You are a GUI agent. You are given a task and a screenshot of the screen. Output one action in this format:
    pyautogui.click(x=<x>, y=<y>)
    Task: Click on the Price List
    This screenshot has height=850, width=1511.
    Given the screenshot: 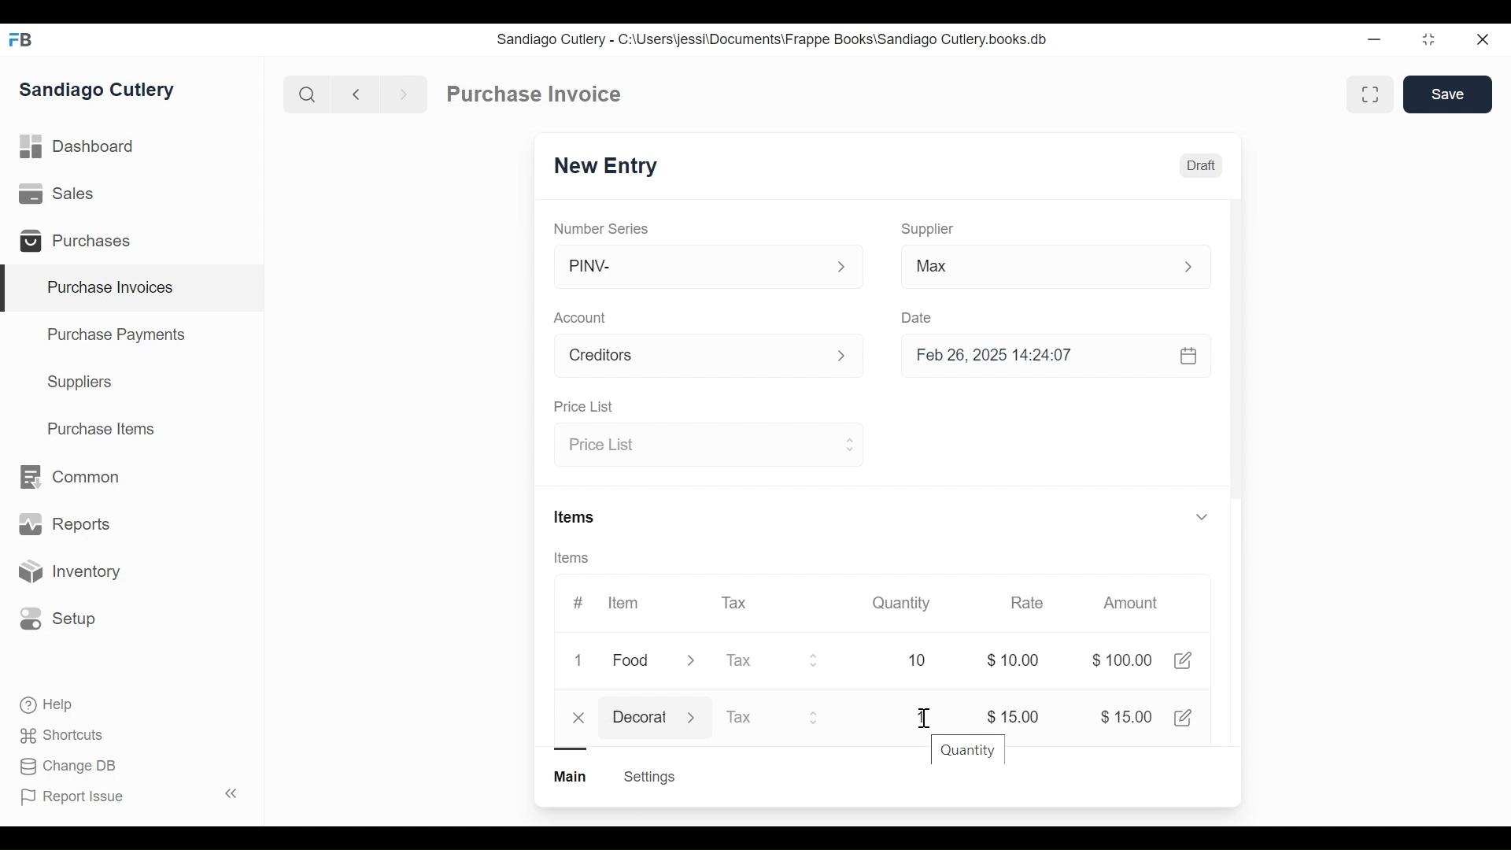 What is the action you would take?
    pyautogui.click(x=582, y=408)
    